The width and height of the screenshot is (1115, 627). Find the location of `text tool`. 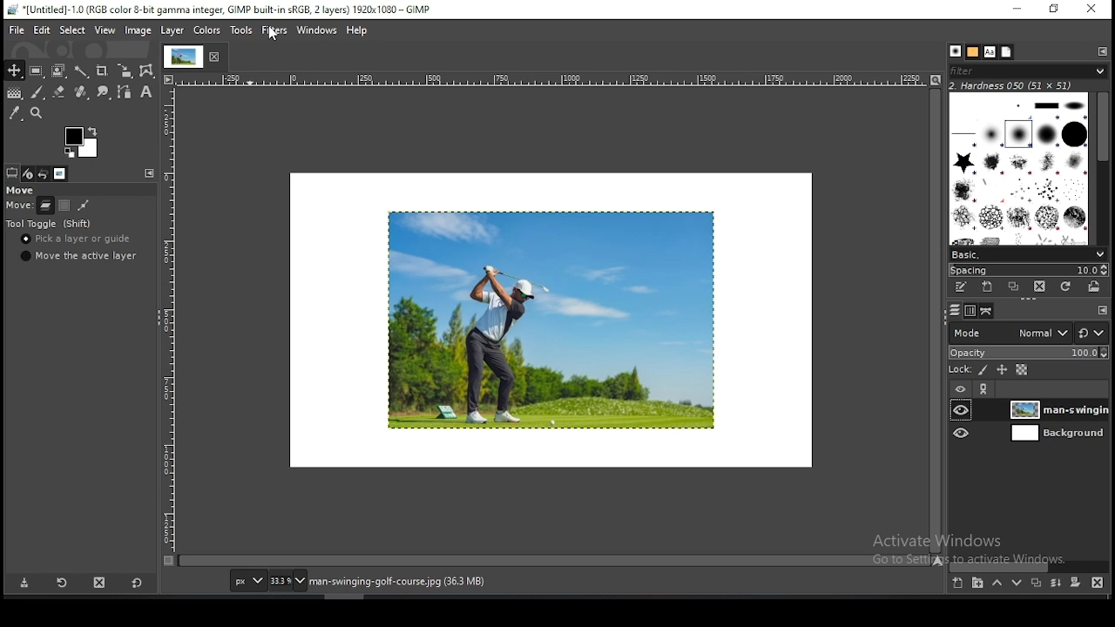

text tool is located at coordinates (147, 92).